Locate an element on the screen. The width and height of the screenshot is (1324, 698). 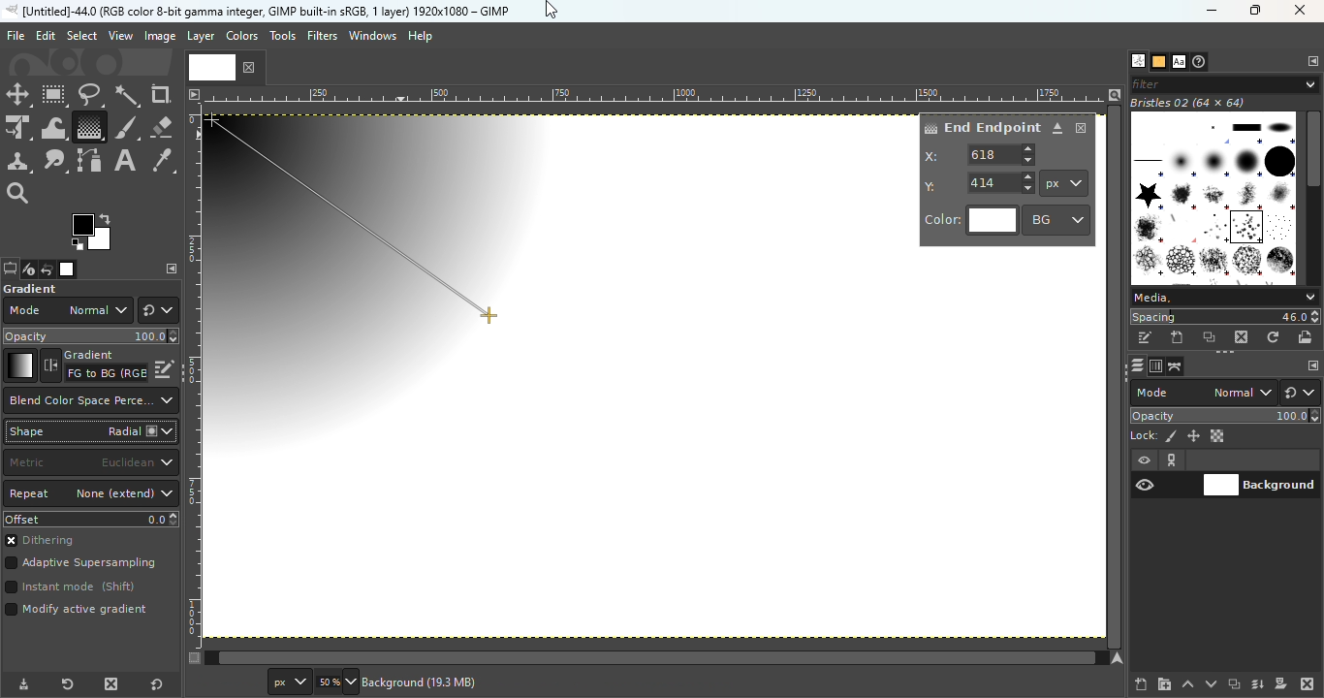
Windows is located at coordinates (372, 36).